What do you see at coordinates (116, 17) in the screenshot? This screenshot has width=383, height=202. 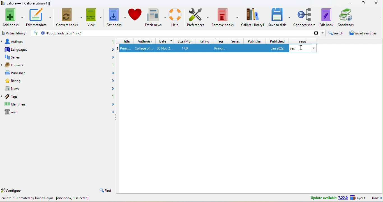 I see `get books` at bounding box center [116, 17].